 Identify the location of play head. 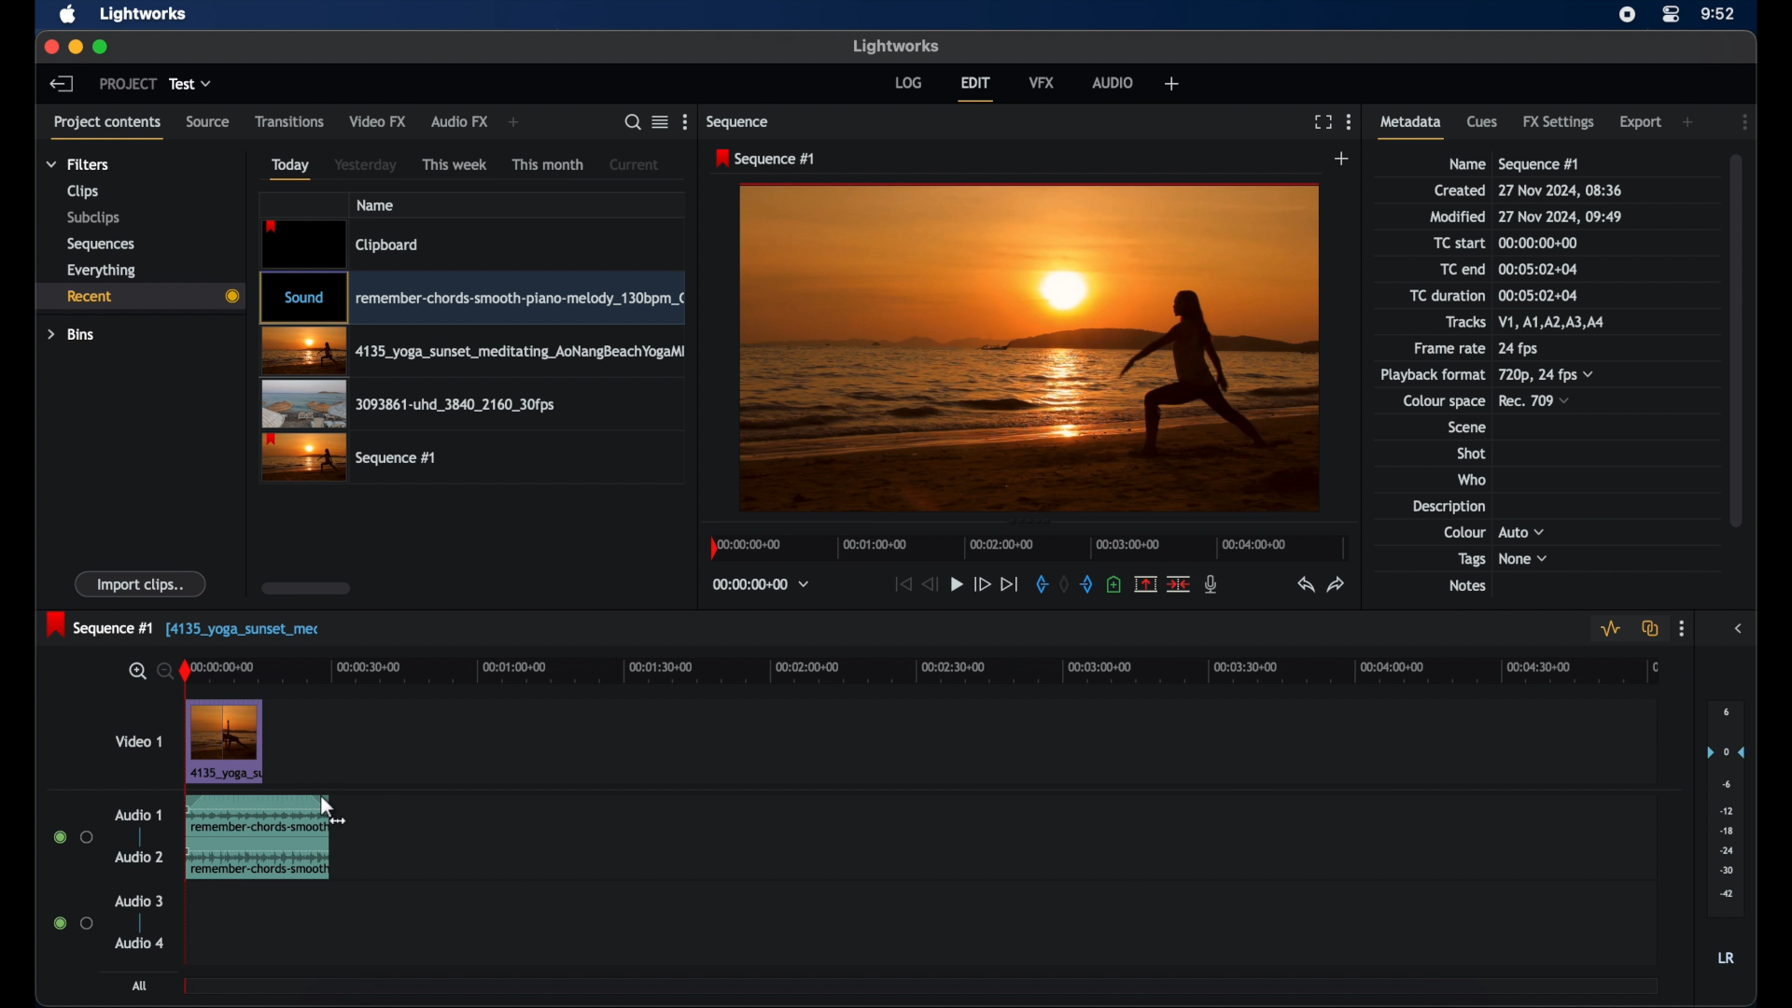
(186, 672).